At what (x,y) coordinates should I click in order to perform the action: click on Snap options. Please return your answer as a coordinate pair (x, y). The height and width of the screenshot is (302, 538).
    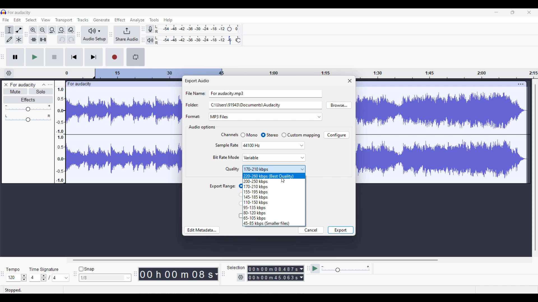
    Looking at the image, I should click on (105, 278).